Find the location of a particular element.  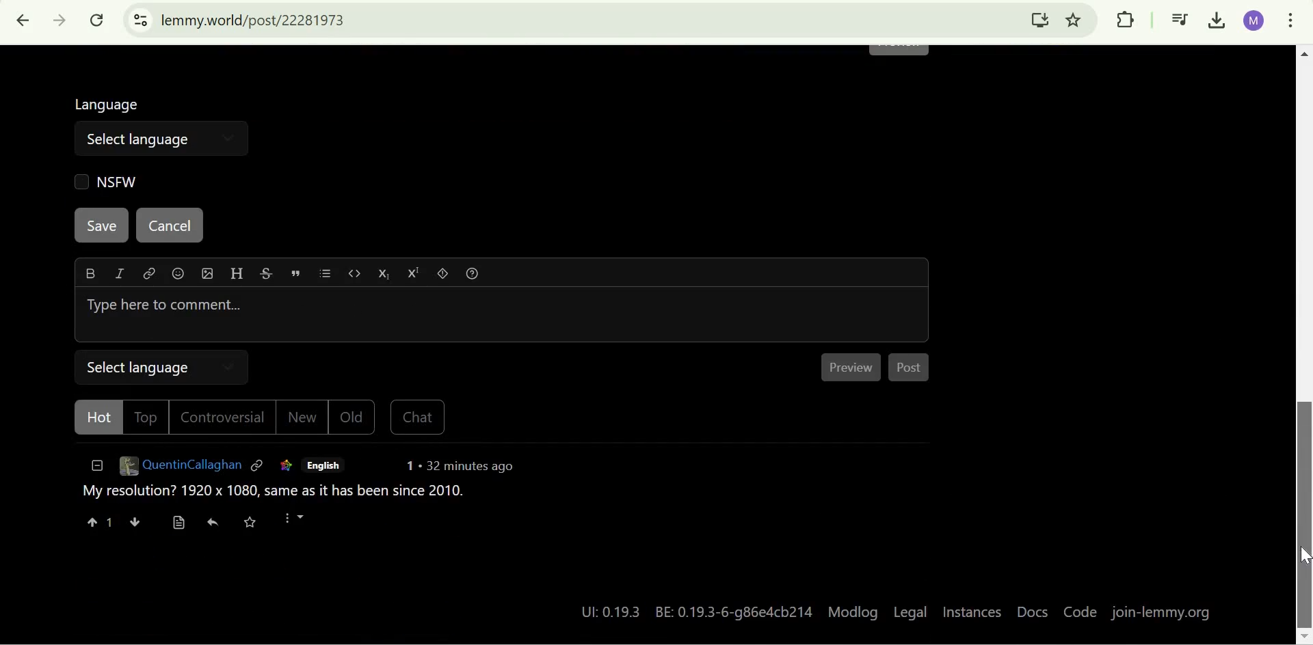

Cancel is located at coordinates (168, 226).